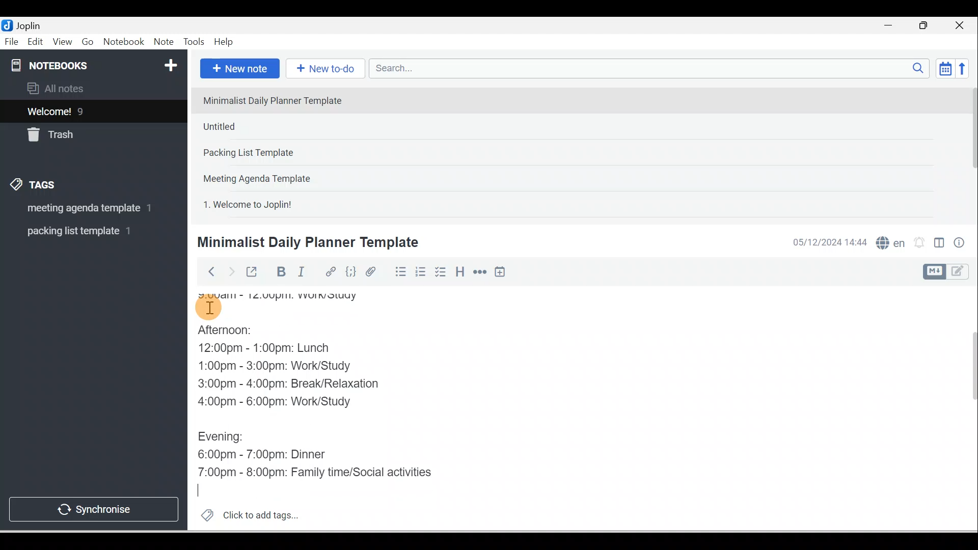 The image size is (978, 550). What do you see at coordinates (246, 514) in the screenshot?
I see `Click to add tags` at bounding box center [246, 514].